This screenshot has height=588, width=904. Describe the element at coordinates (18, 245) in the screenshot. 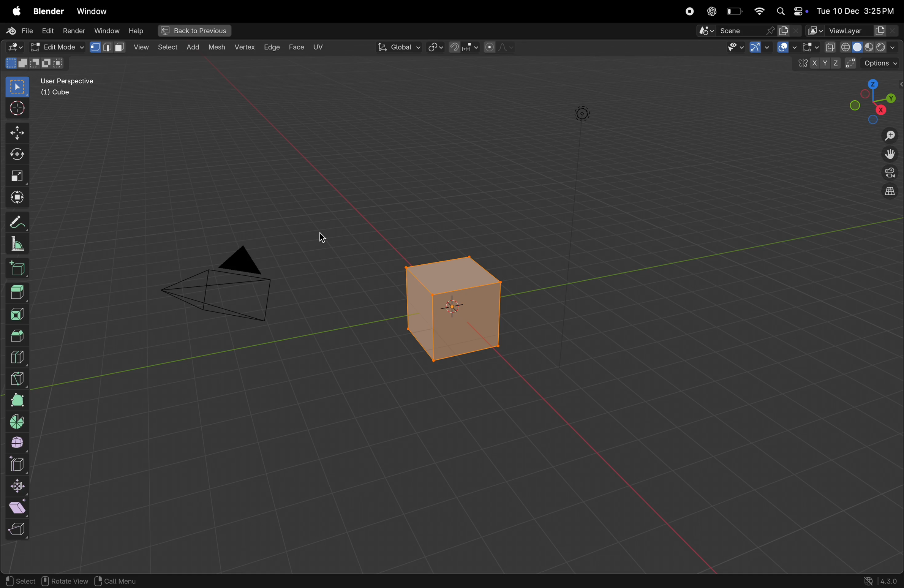

I see `measure` at that location.